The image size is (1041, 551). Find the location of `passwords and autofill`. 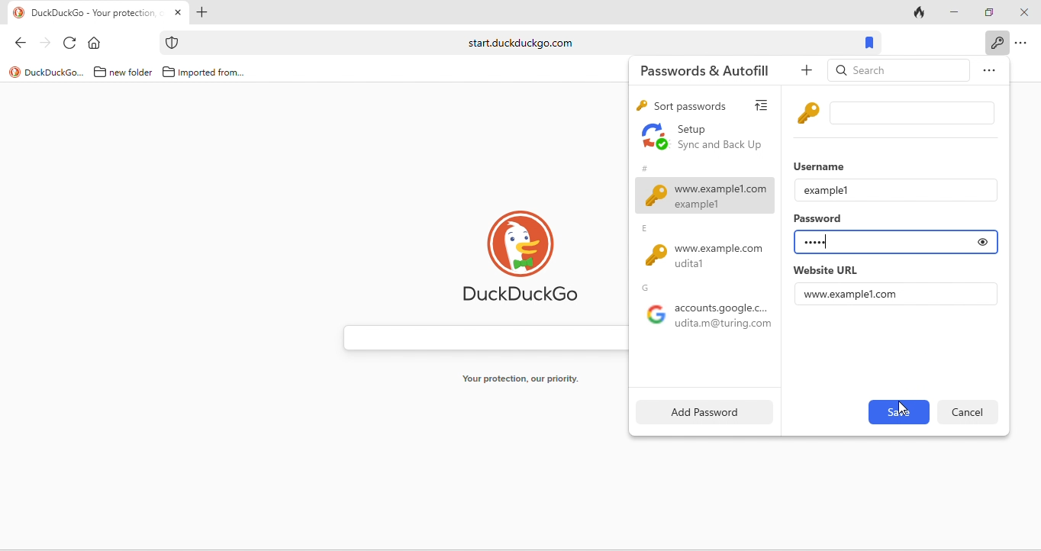

passwords and autofill is located at coordinates (714, 69).